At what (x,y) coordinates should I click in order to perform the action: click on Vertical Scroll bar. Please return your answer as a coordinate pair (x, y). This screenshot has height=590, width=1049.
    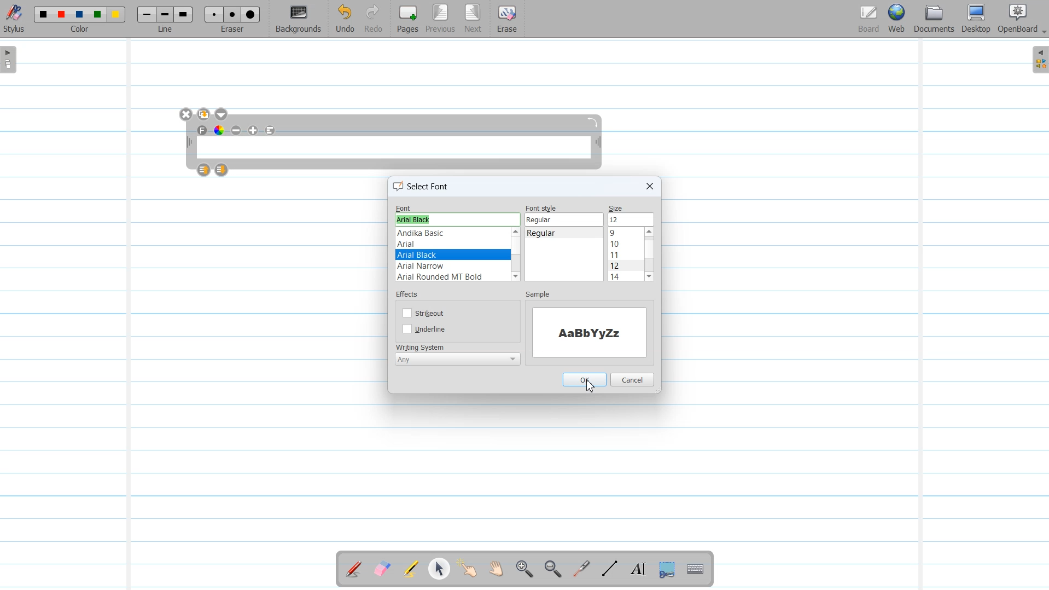
    Looking at the image, I should click on (516, 255).